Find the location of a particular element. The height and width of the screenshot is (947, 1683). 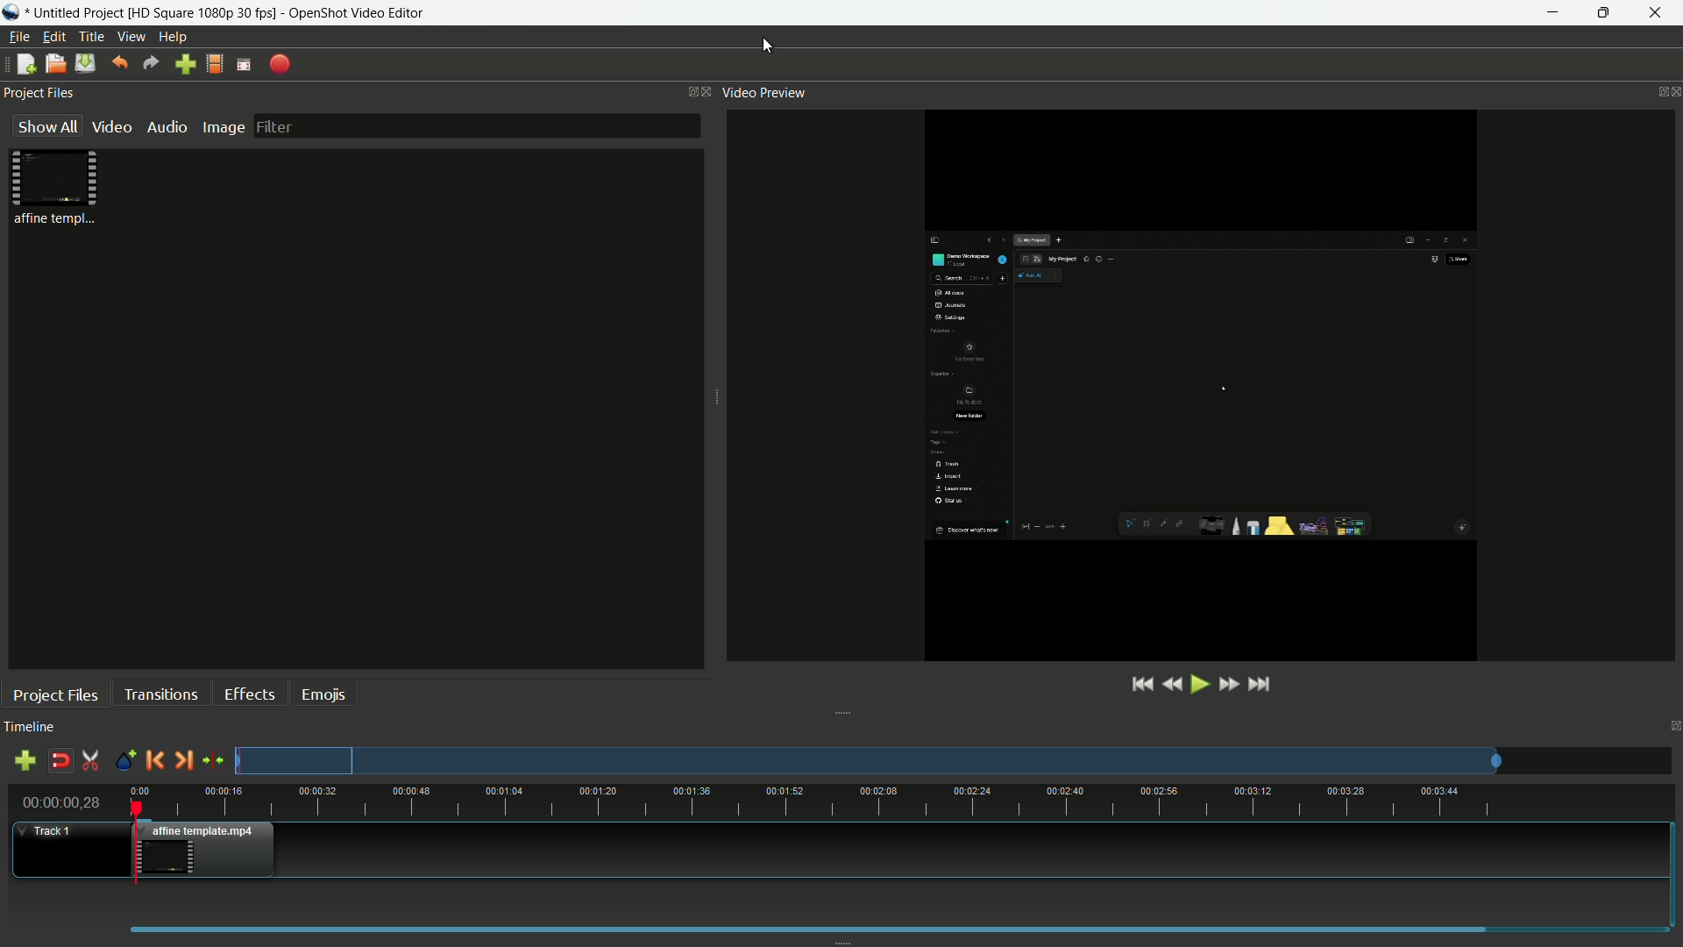

view menu is located at coordinates (131, 37).